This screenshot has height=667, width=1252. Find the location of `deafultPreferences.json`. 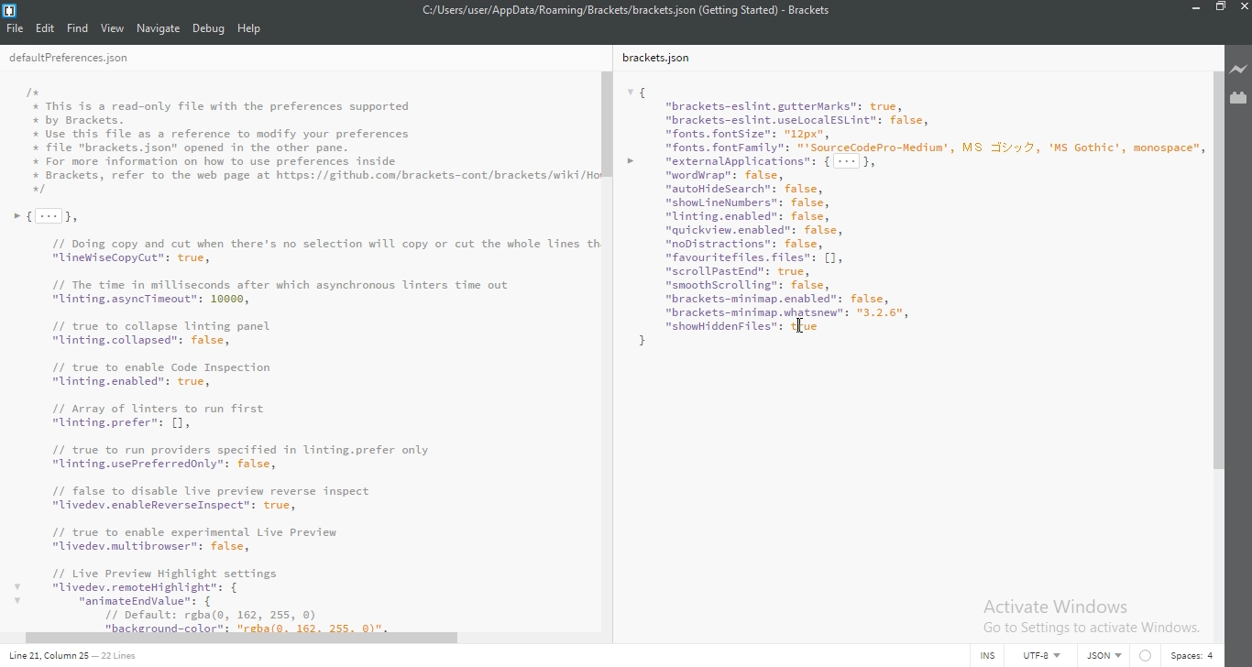

deafultPreferences.json is located at coordinates (70, 58).